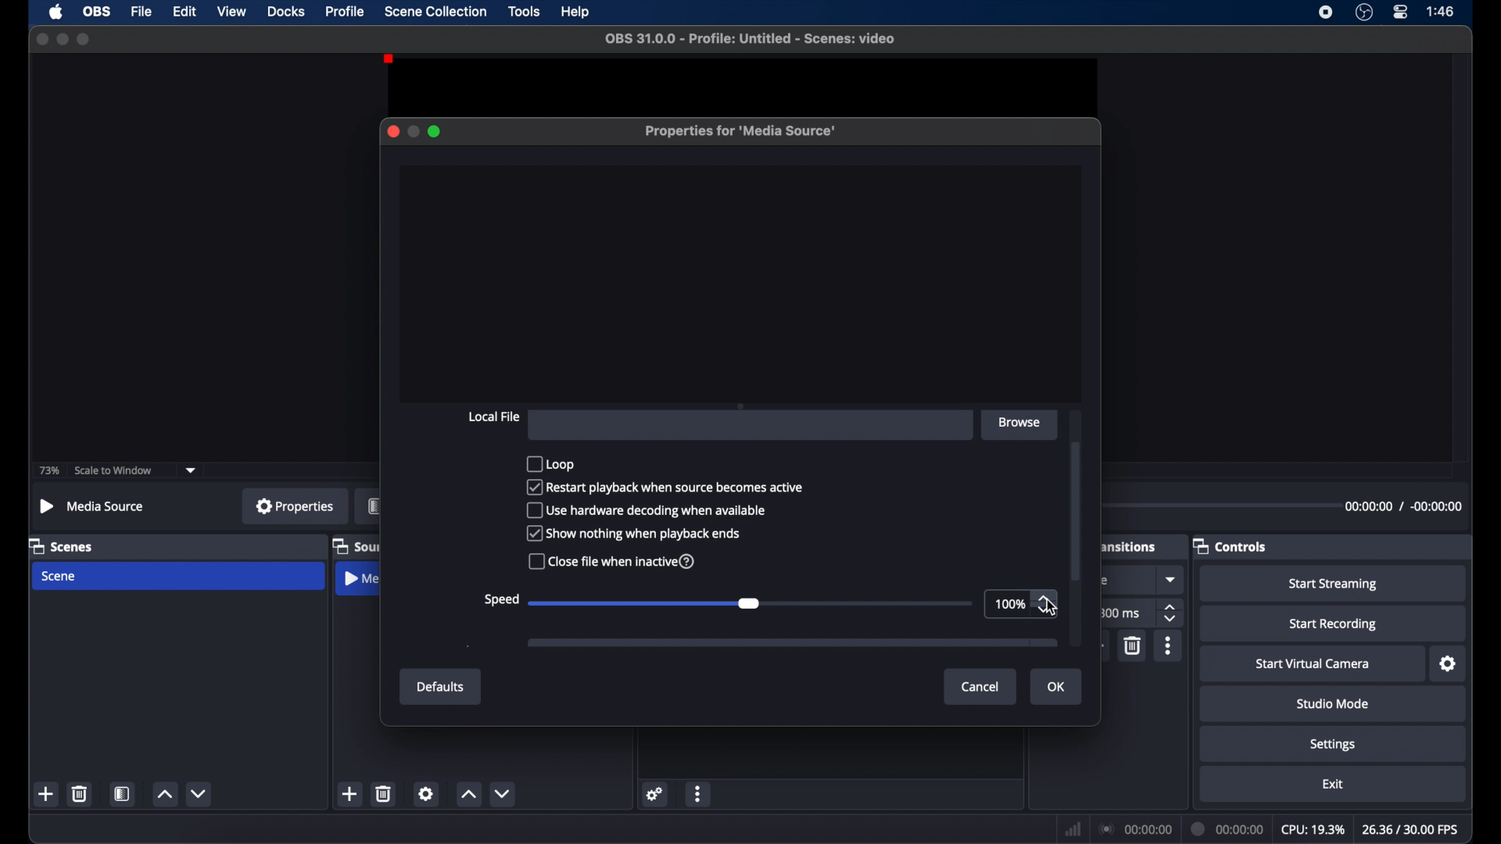 Image resolution: width=1501 pixels, height=844 pixels. What do you see at coordinates (1335, 624) in the screenshot?
I see `start recording` at bounding box center [1335, 624].